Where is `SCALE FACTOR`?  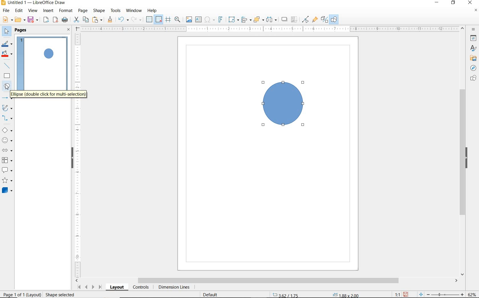
SCALE FACTOR is located at coordinates (395, 294).